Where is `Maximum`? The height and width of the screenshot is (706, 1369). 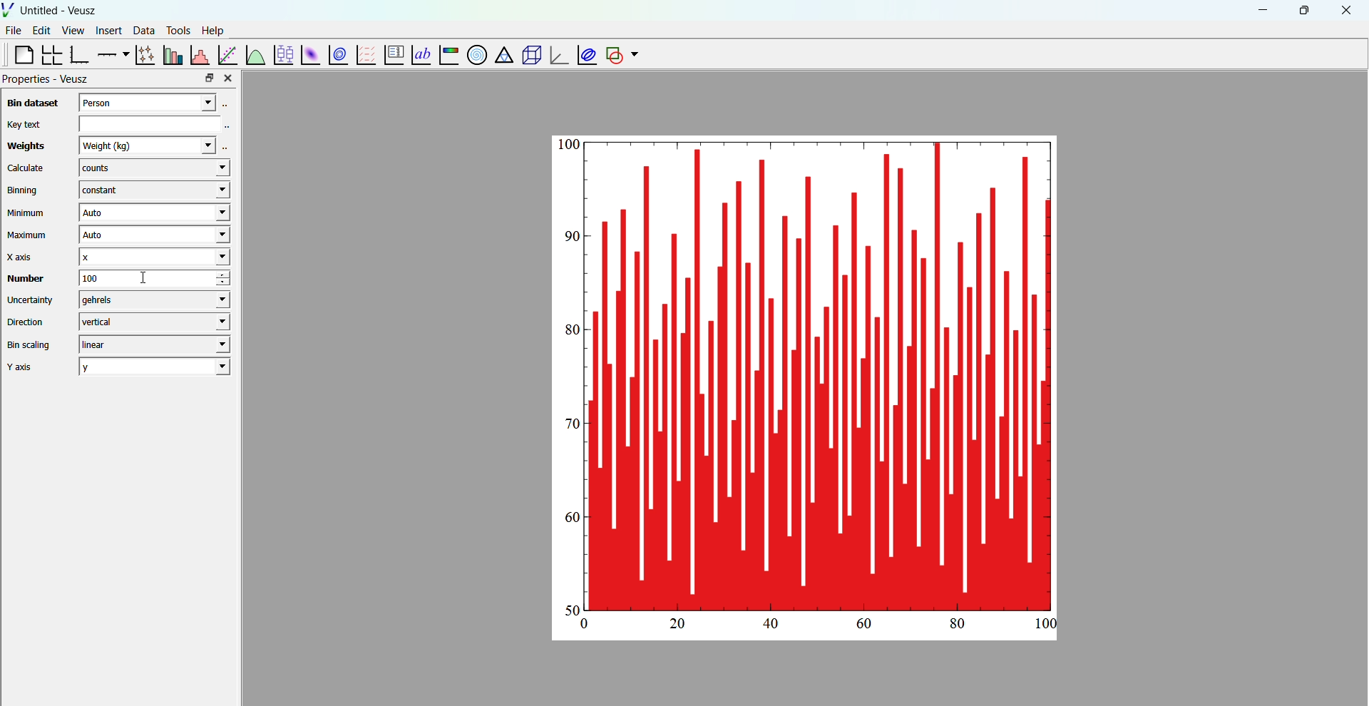
Maximum is located at coordinates (29, 235).